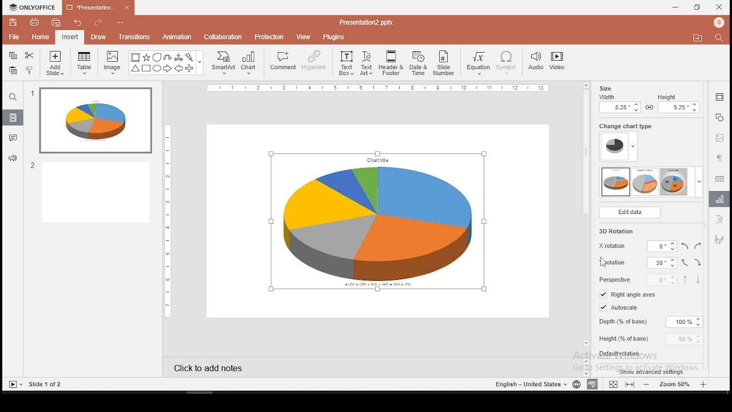 The width and height of the screenshot is (732, 412). What do you see at coordinates (619, 104) in the screenshot?
I see `width` at bounding box center [619, 104].